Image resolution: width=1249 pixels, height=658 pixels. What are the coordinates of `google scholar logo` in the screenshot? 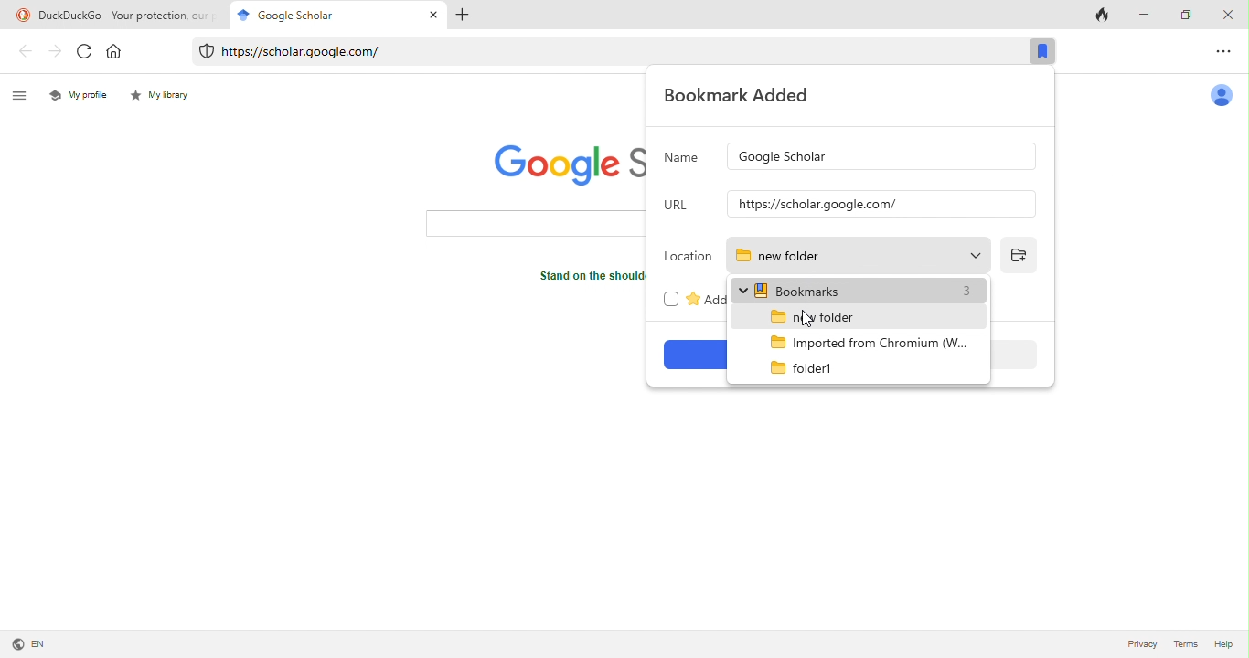 It's located at (561, 164).